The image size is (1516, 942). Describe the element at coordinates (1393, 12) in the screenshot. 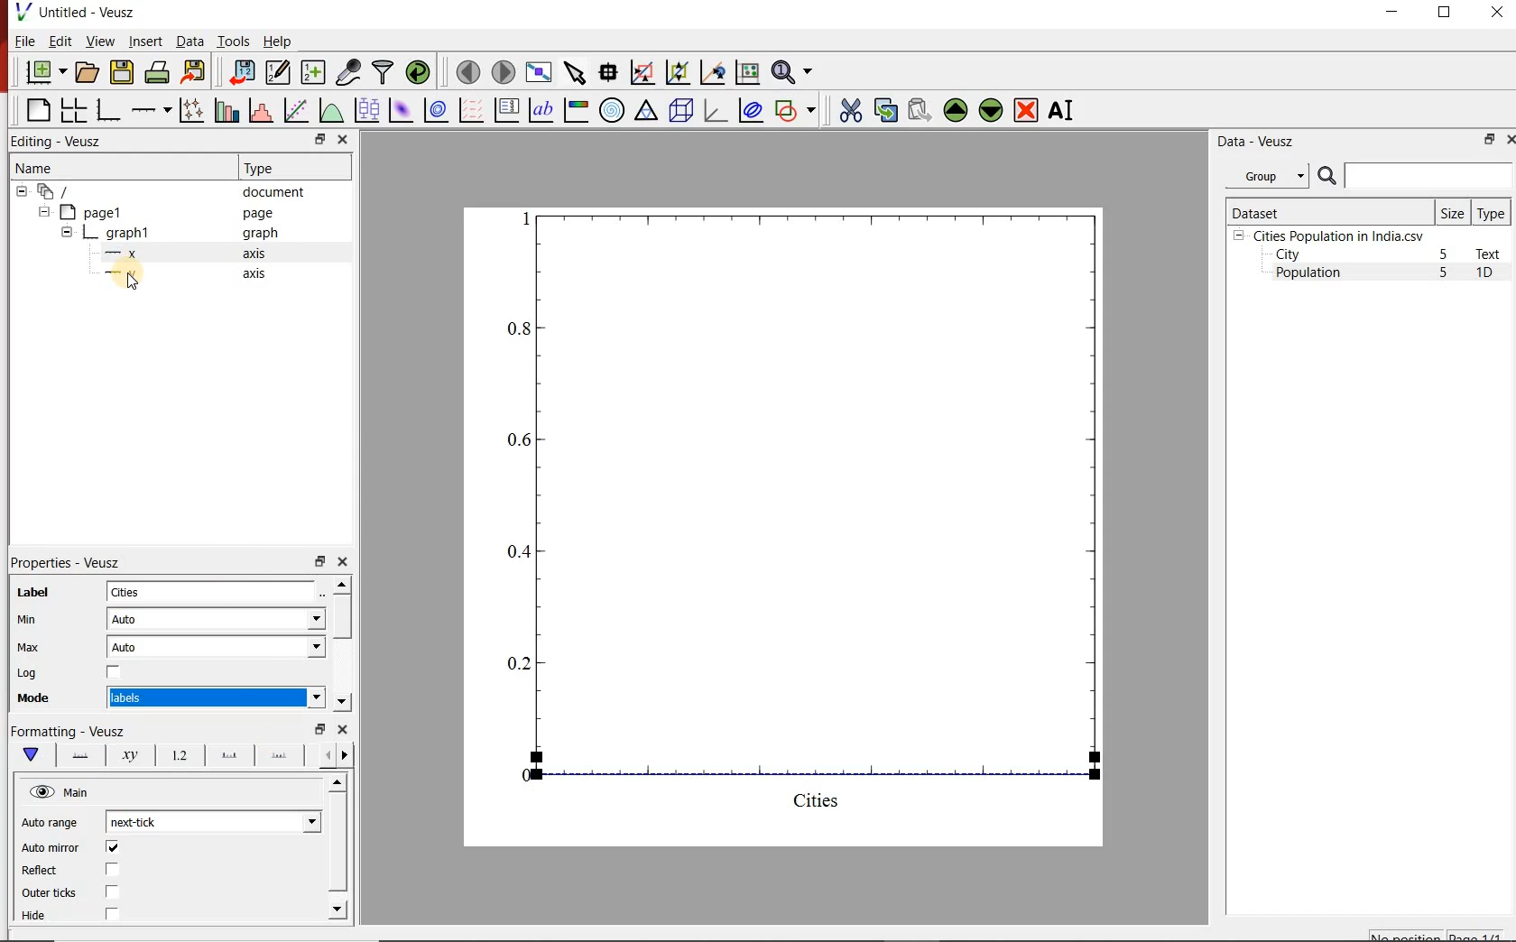

I see `MINIMIZE` at that location.